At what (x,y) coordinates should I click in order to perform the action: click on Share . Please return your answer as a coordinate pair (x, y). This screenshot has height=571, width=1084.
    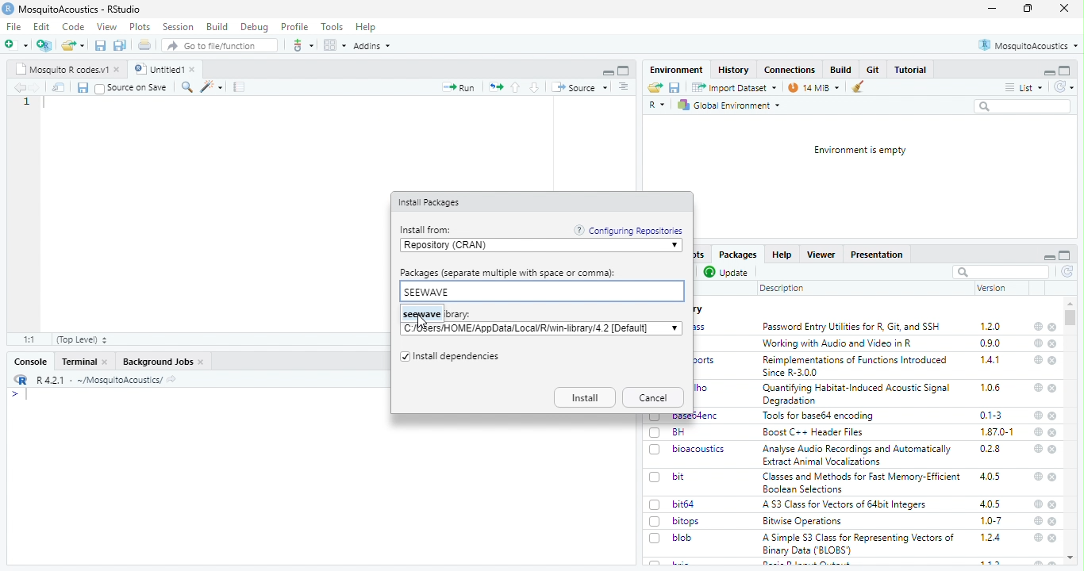
    Looking at the image, I should click on (59, 87).